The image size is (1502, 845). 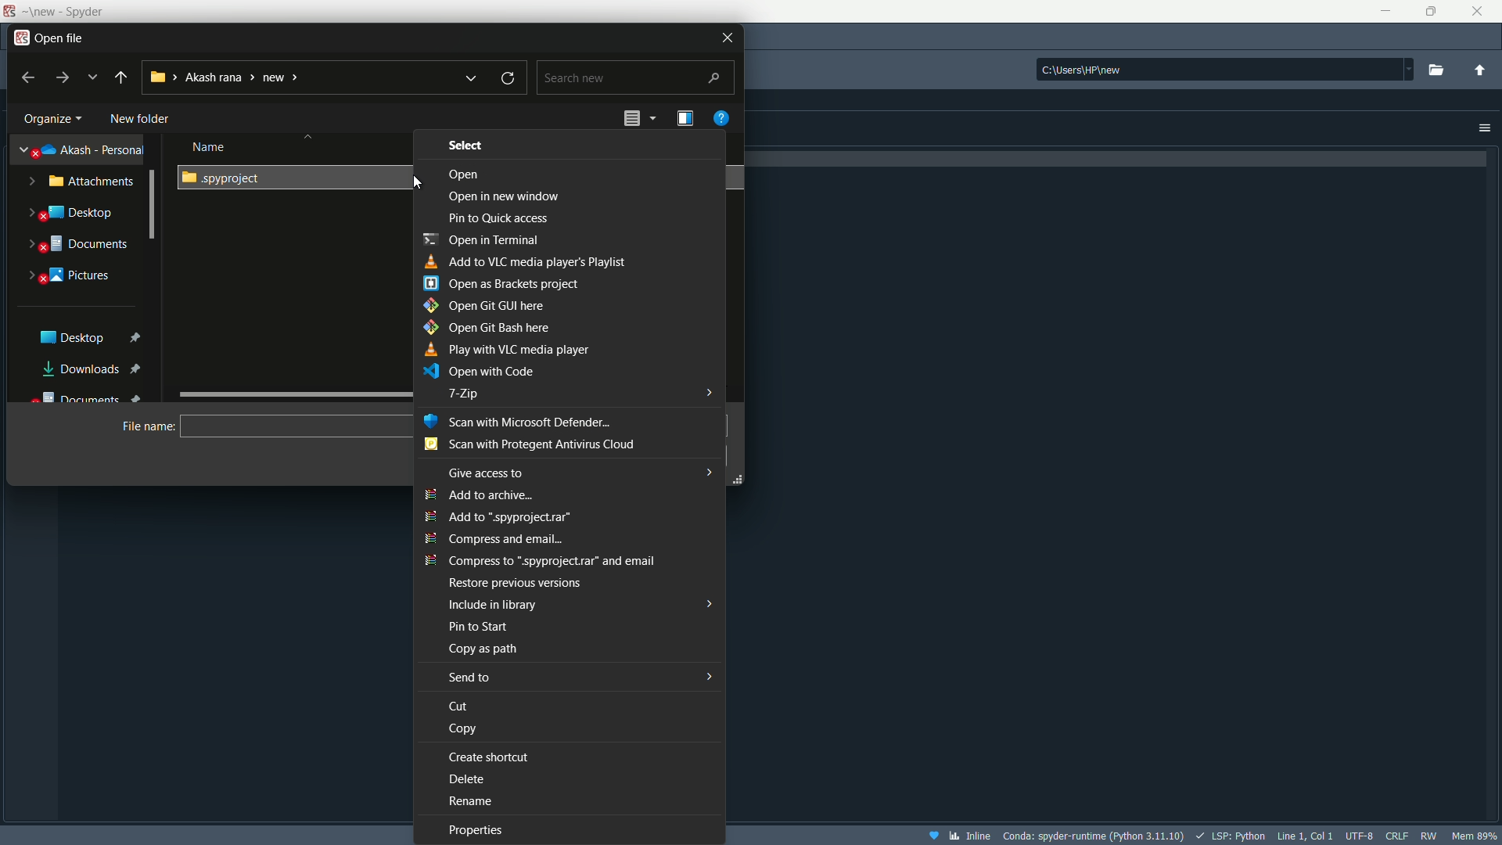 What do you see at coordinates (489, 305) in the screenshot?
I see `Open git gui here` at bounding box center [489, 305].